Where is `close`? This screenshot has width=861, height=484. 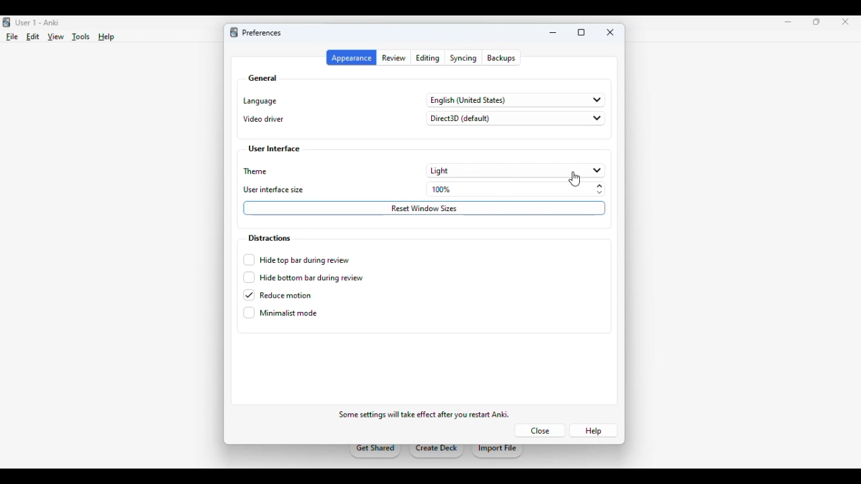
close is located at coordinates (611, 32).